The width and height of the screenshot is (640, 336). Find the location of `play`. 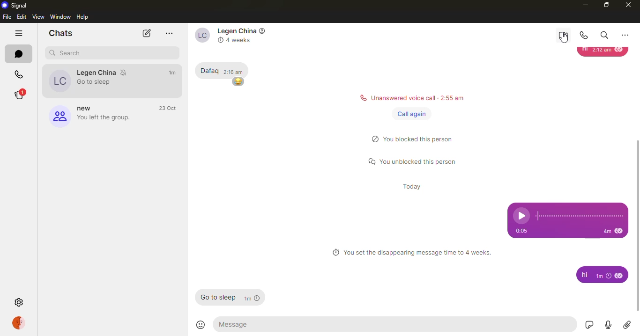

play is located at coordinates (522, 215).